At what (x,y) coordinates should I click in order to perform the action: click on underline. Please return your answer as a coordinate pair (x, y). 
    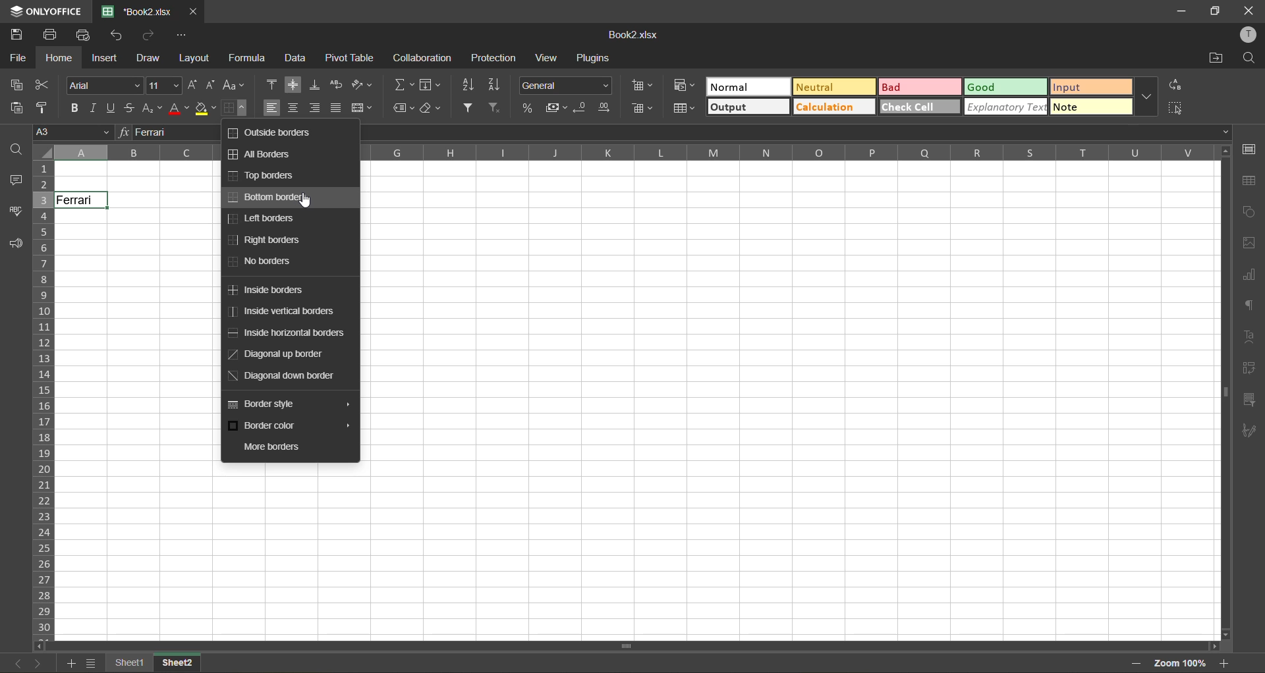
    Looking at the image, I should click on (113, 111).